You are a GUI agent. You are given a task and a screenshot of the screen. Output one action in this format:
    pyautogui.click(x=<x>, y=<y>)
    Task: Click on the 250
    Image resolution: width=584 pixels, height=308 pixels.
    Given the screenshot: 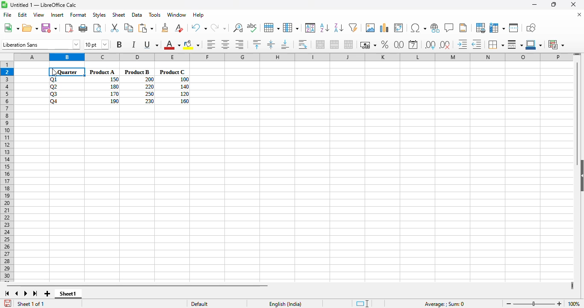 What is the action you would take?
    pyautogui.click(x=149, y=94)
    